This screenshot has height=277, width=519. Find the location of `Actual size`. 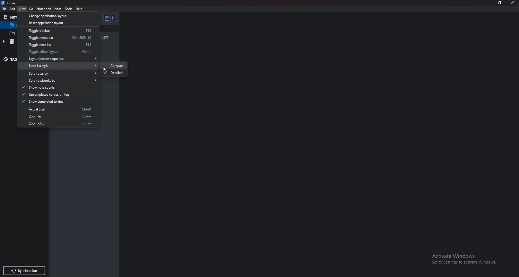

Actual size is located at coordinates (58, 109).